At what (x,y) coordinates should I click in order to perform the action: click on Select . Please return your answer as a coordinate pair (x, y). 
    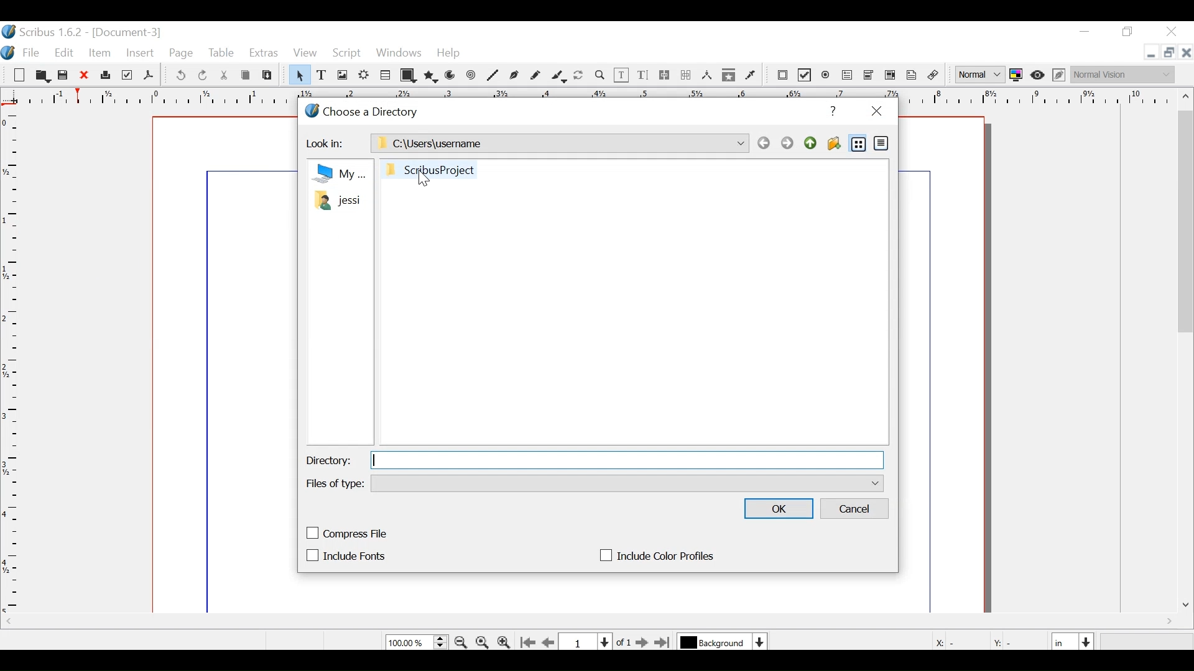
    Looking at the image, I should click on (298, 75).